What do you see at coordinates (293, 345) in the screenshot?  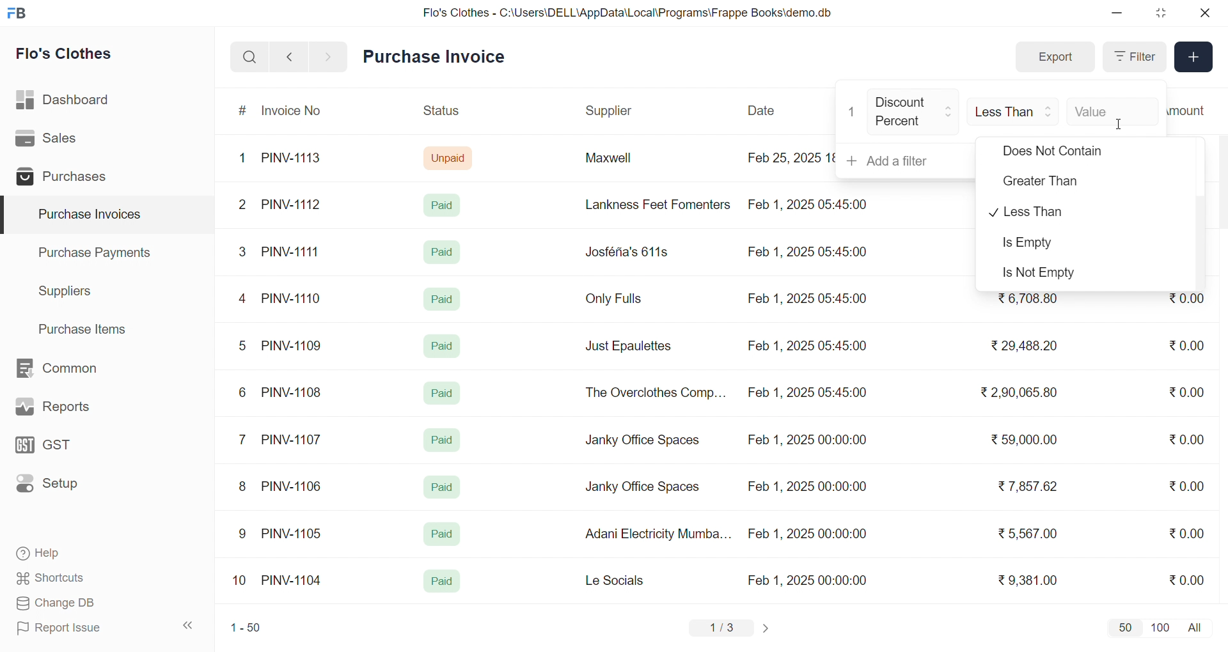 I see `PINV-1109` at bounding box center [293, 345].